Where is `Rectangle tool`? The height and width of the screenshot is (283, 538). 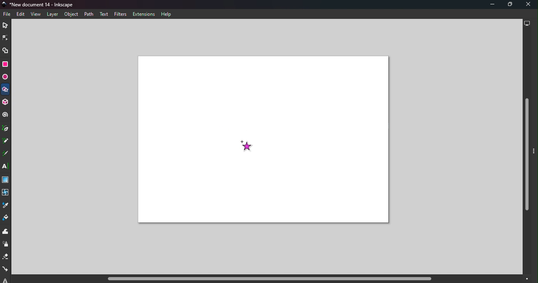 Rectangle tool is located at coordinates (5, 65).